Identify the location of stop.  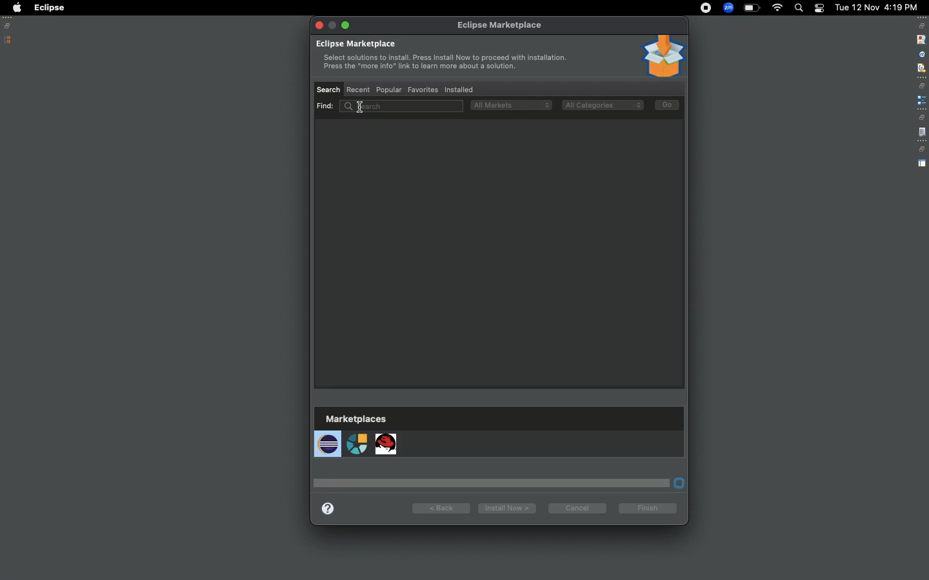
(920, 39).